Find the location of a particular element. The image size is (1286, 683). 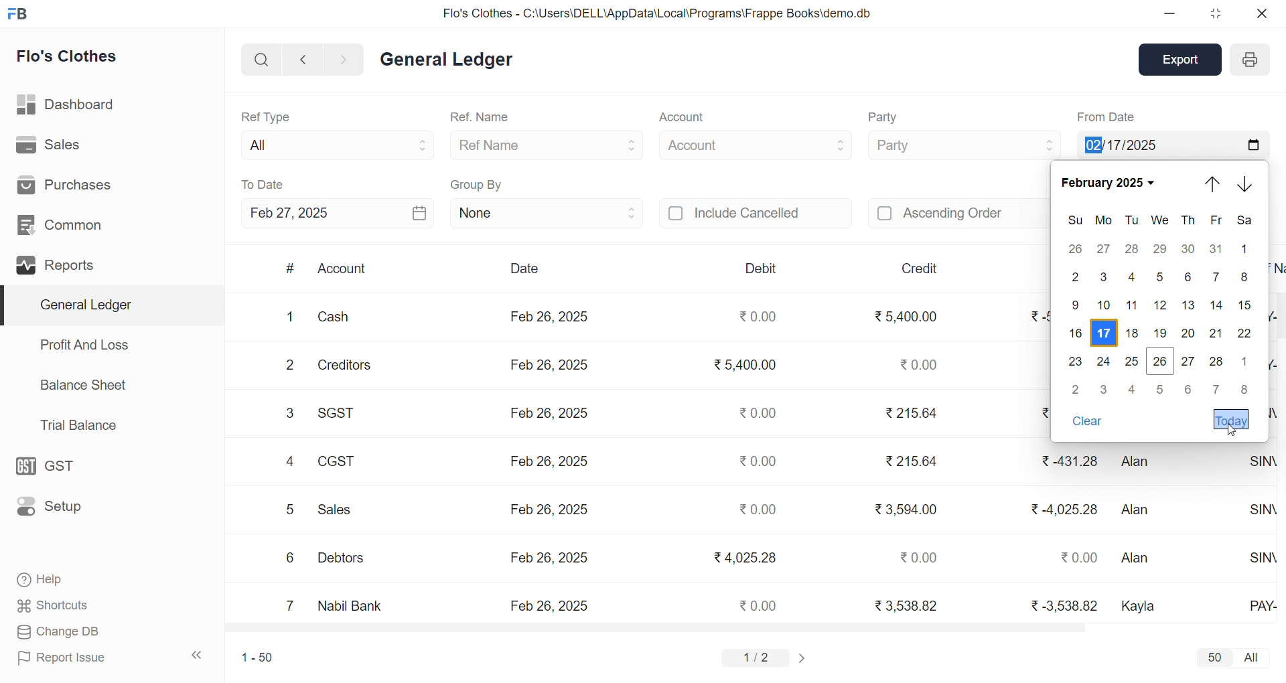

Common is located at coordinates (60, 223).